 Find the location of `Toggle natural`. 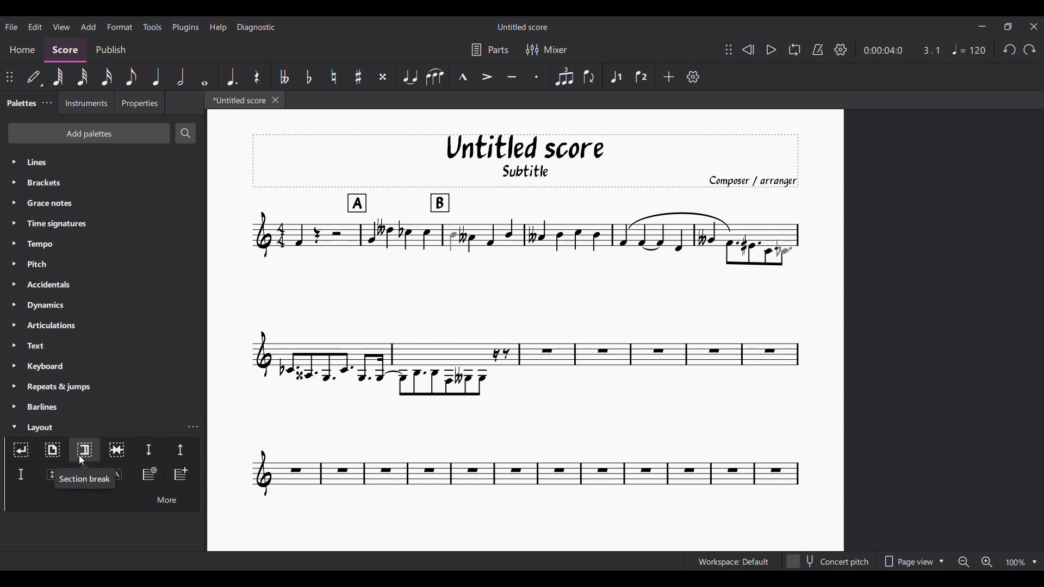

Toggle natural is located at coordinates (334, 77).